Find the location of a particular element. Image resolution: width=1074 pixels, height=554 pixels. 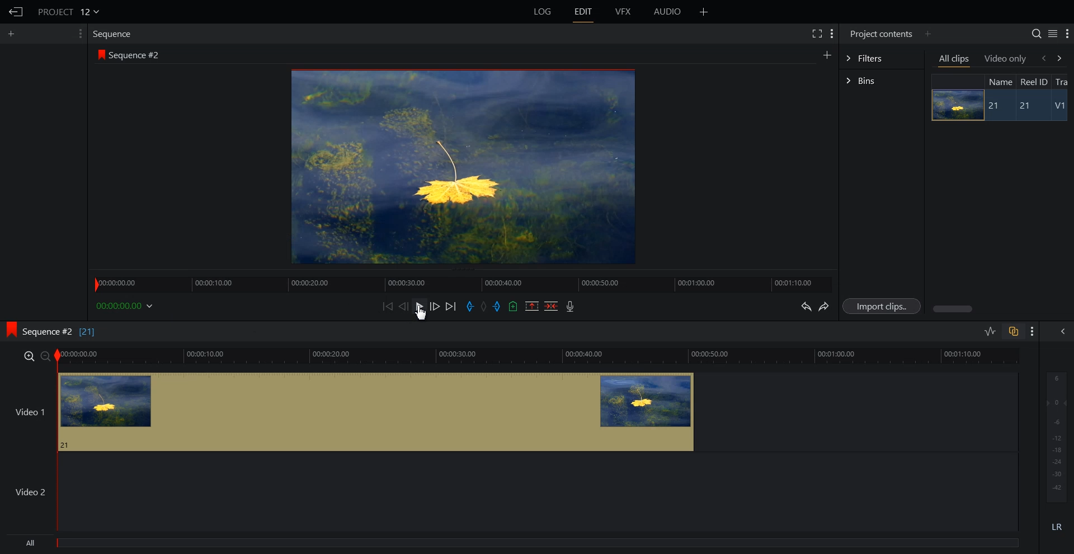

00:00:00.00 is located at coordinates (126, 306).